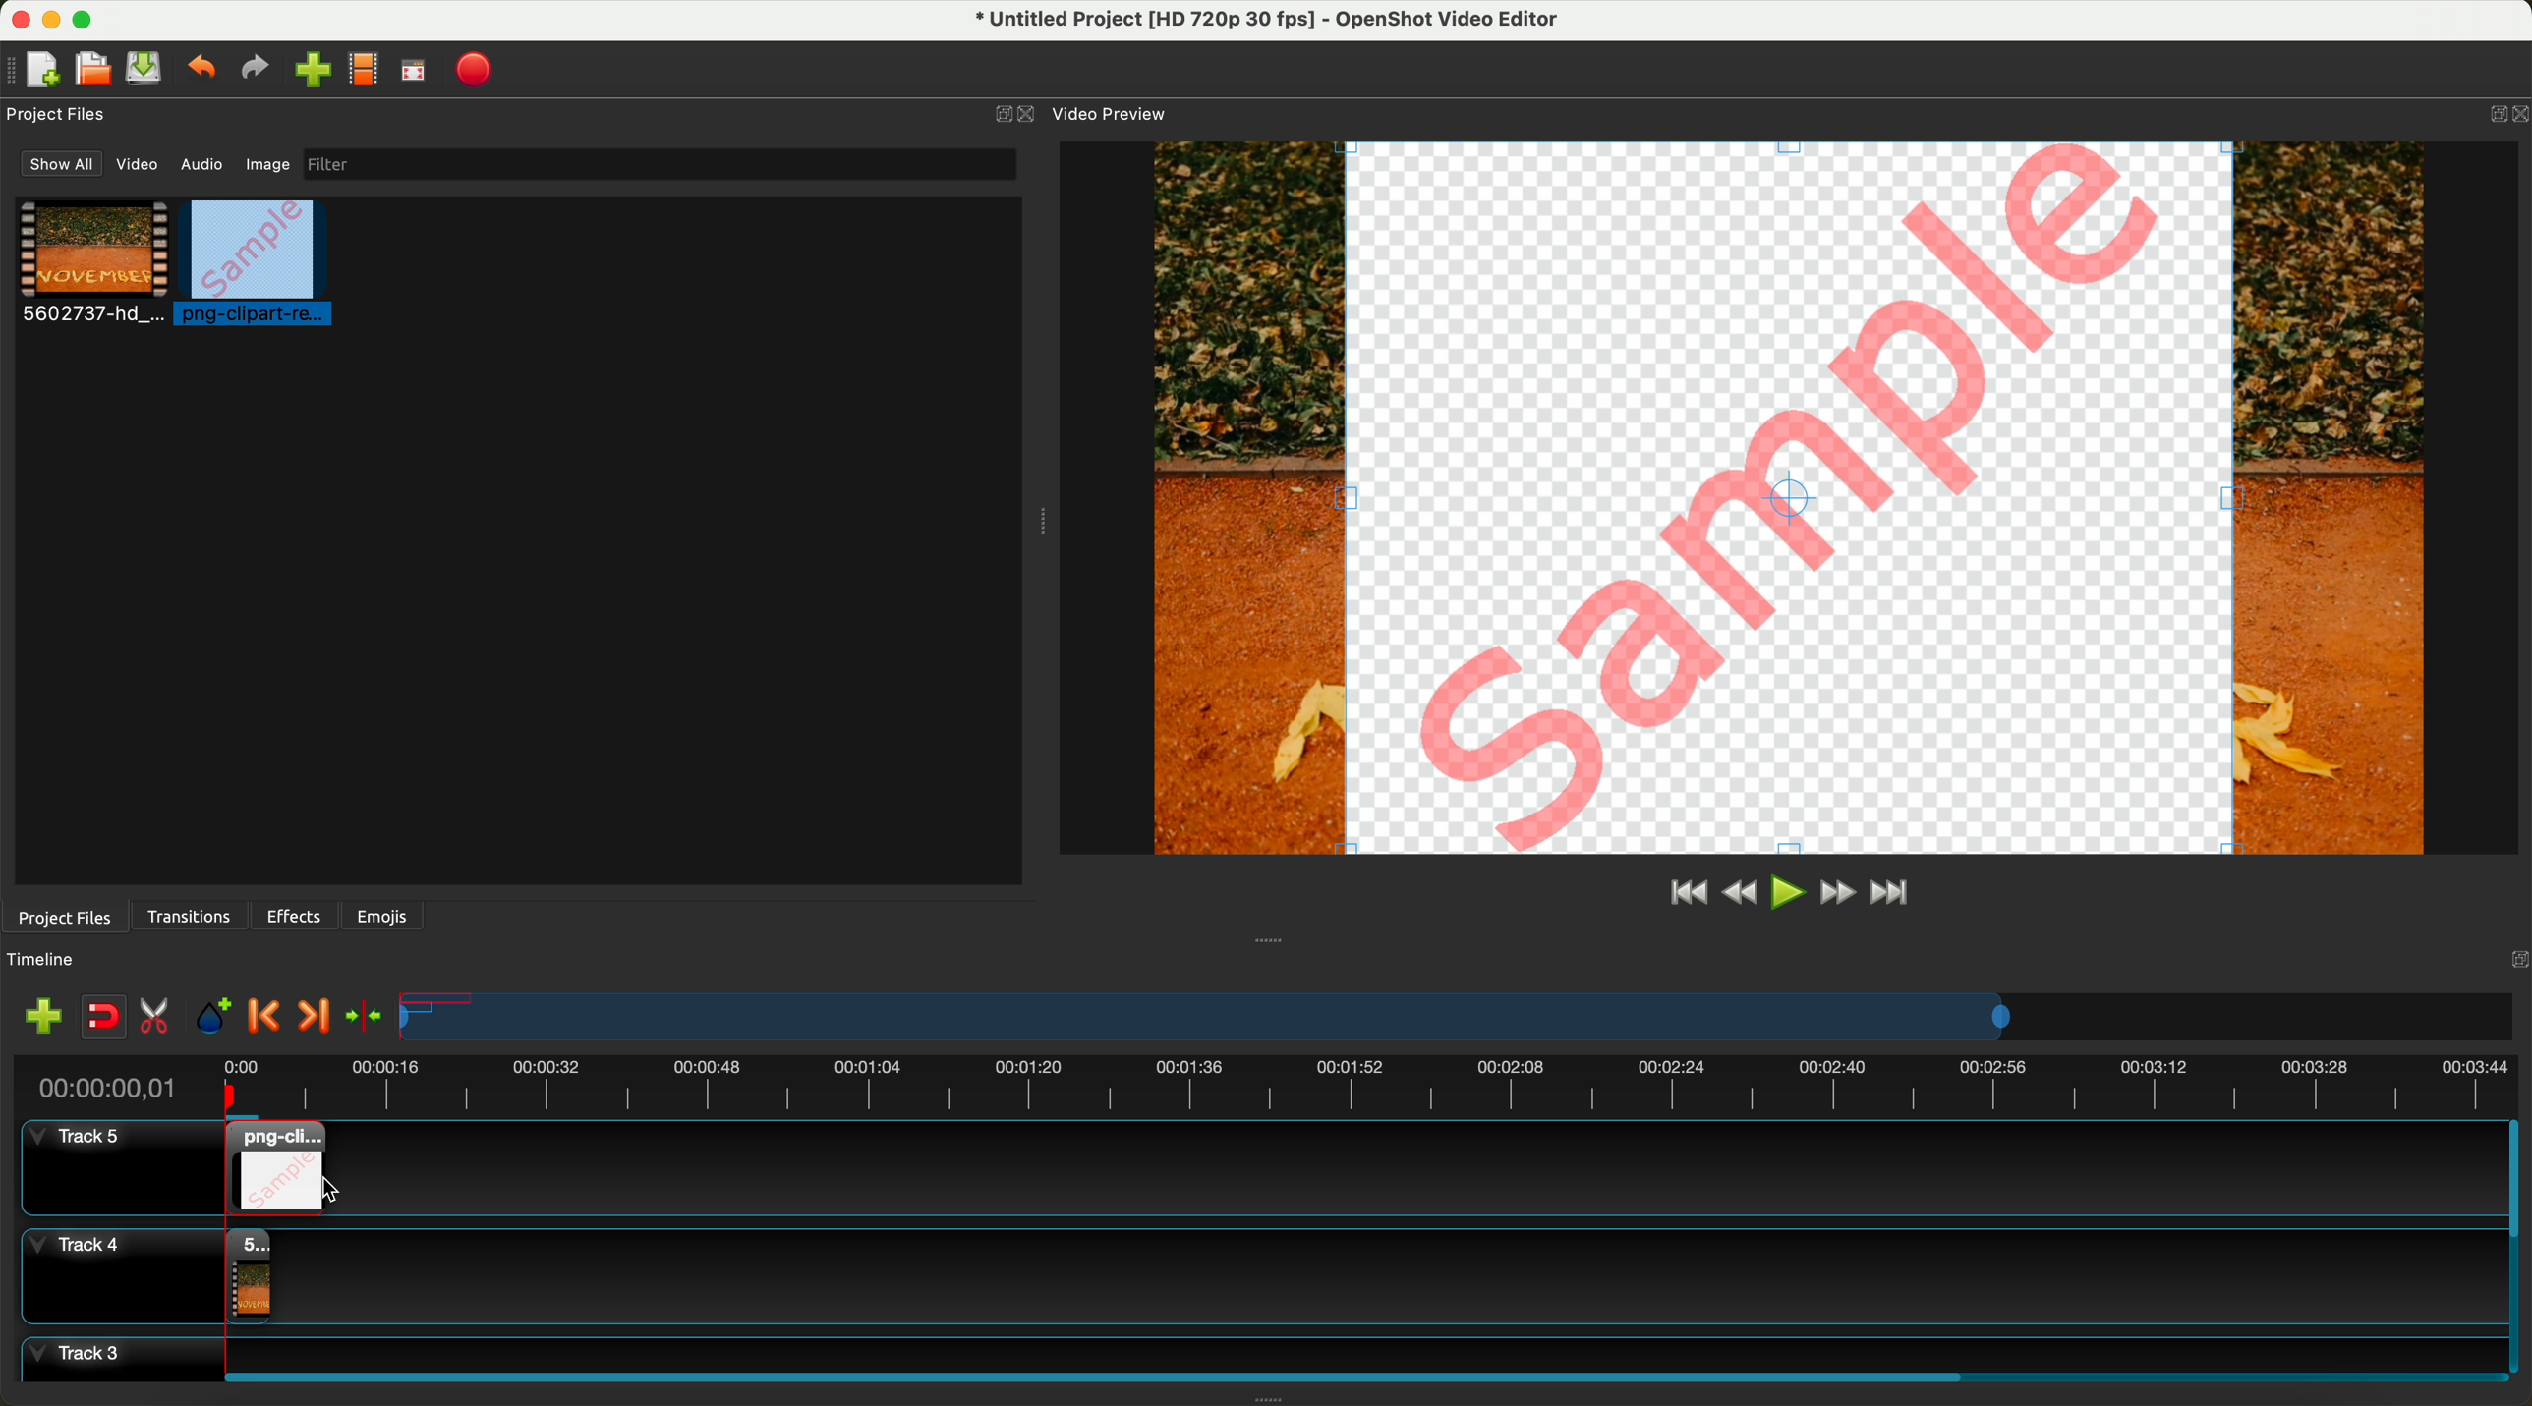  Describe the element at coordinates (655, 164) in the screenshot. I see `filter` at that location.